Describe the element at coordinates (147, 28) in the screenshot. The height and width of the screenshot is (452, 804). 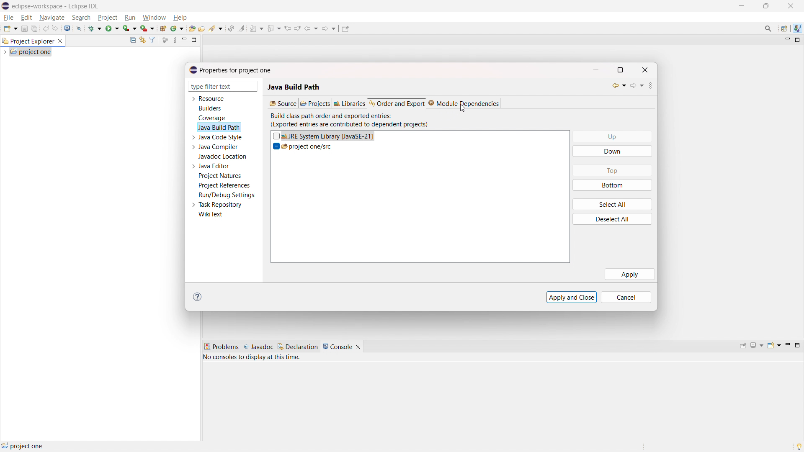
I see `use last tool` at that location.